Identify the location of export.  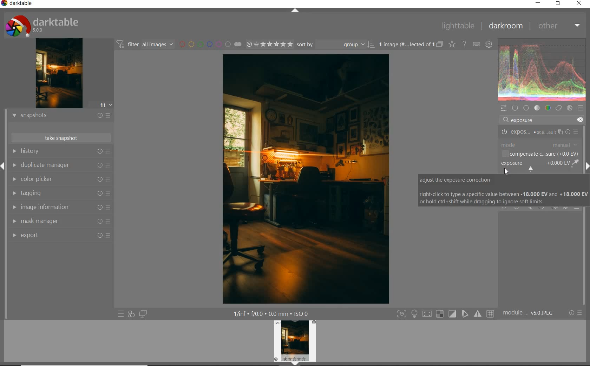
(60, 236).